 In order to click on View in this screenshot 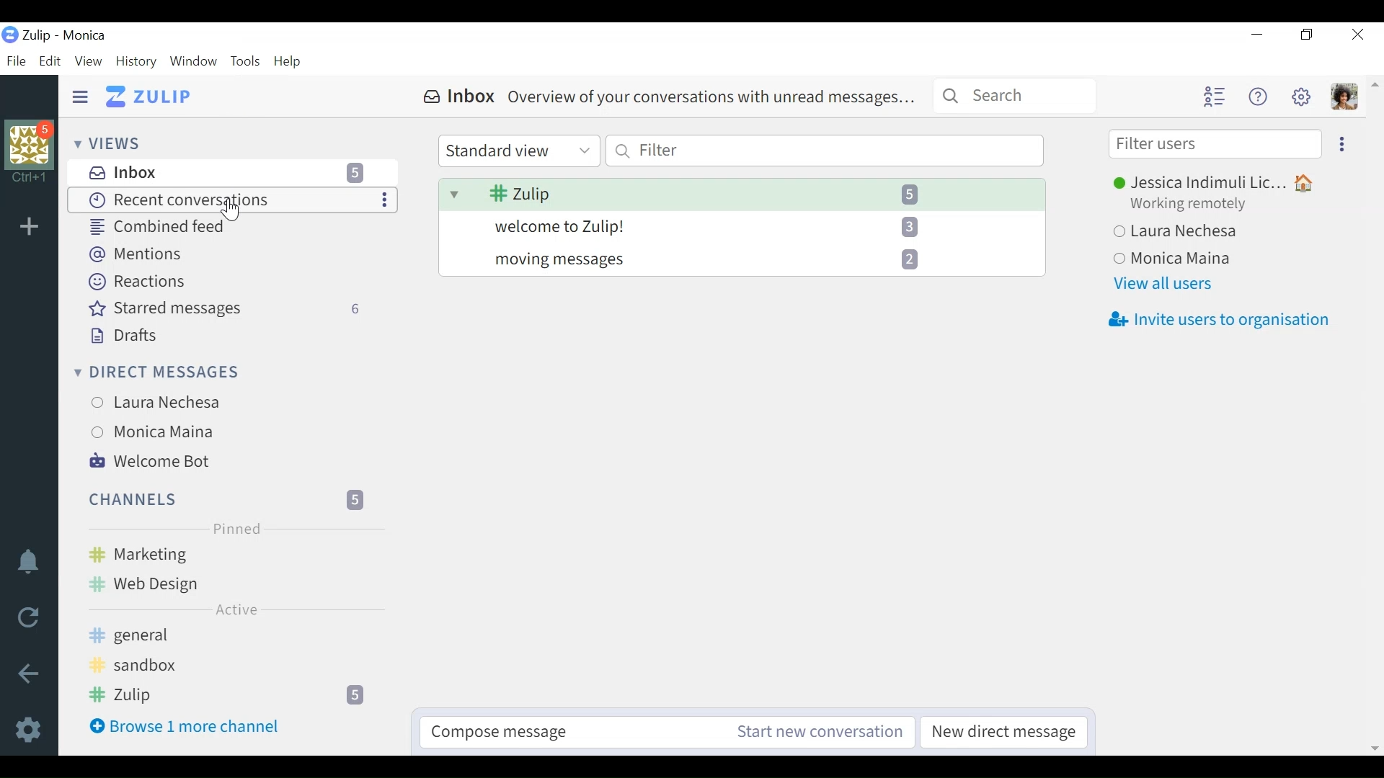, I will do `click(89, 61)`.